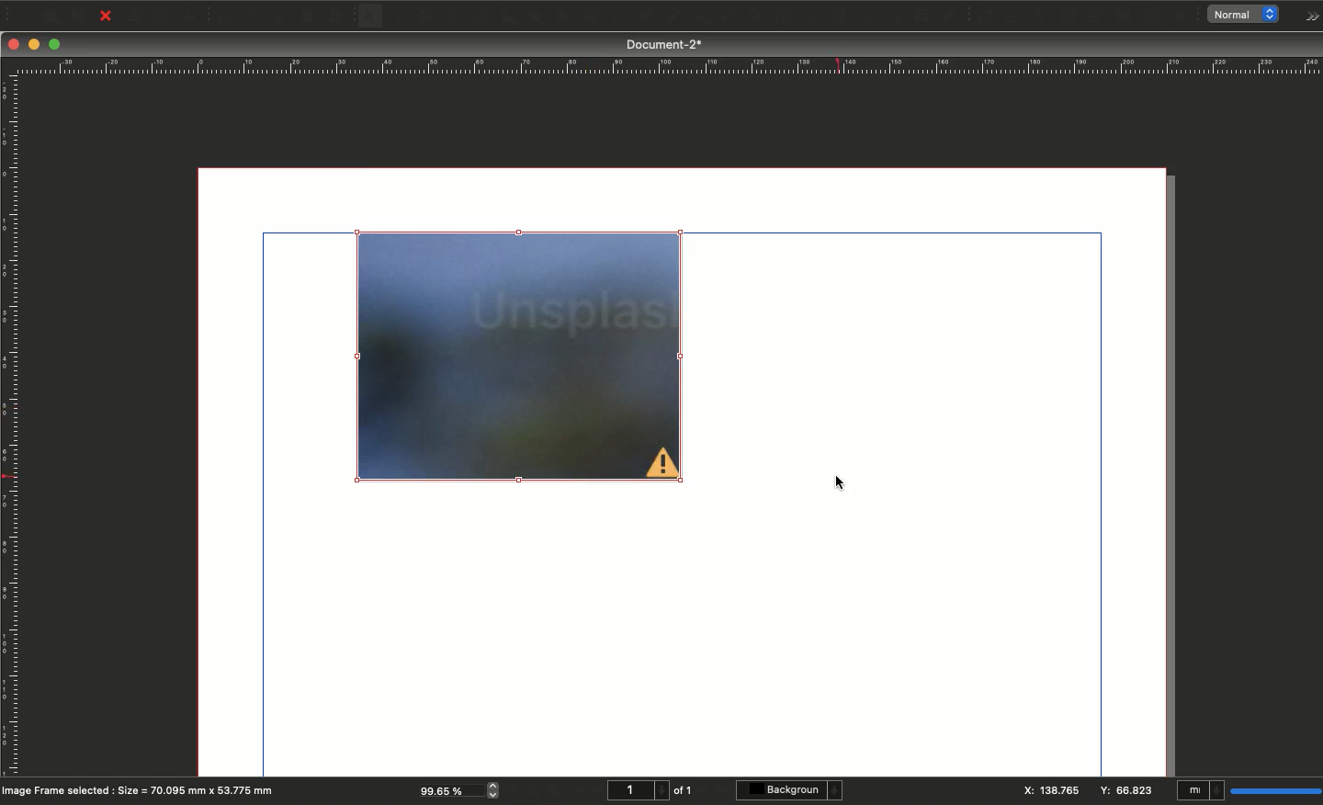  I want to click on mI, so click(1201, 792).